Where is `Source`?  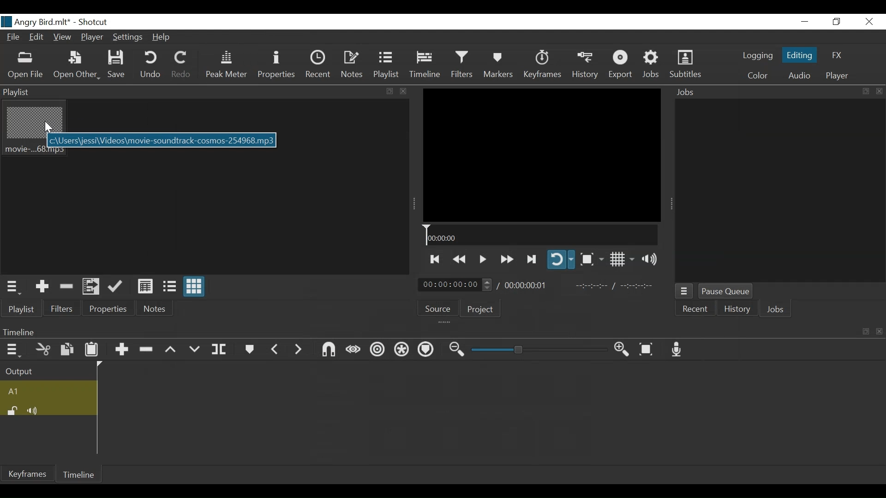 Source is located at coordinates (439, 308).